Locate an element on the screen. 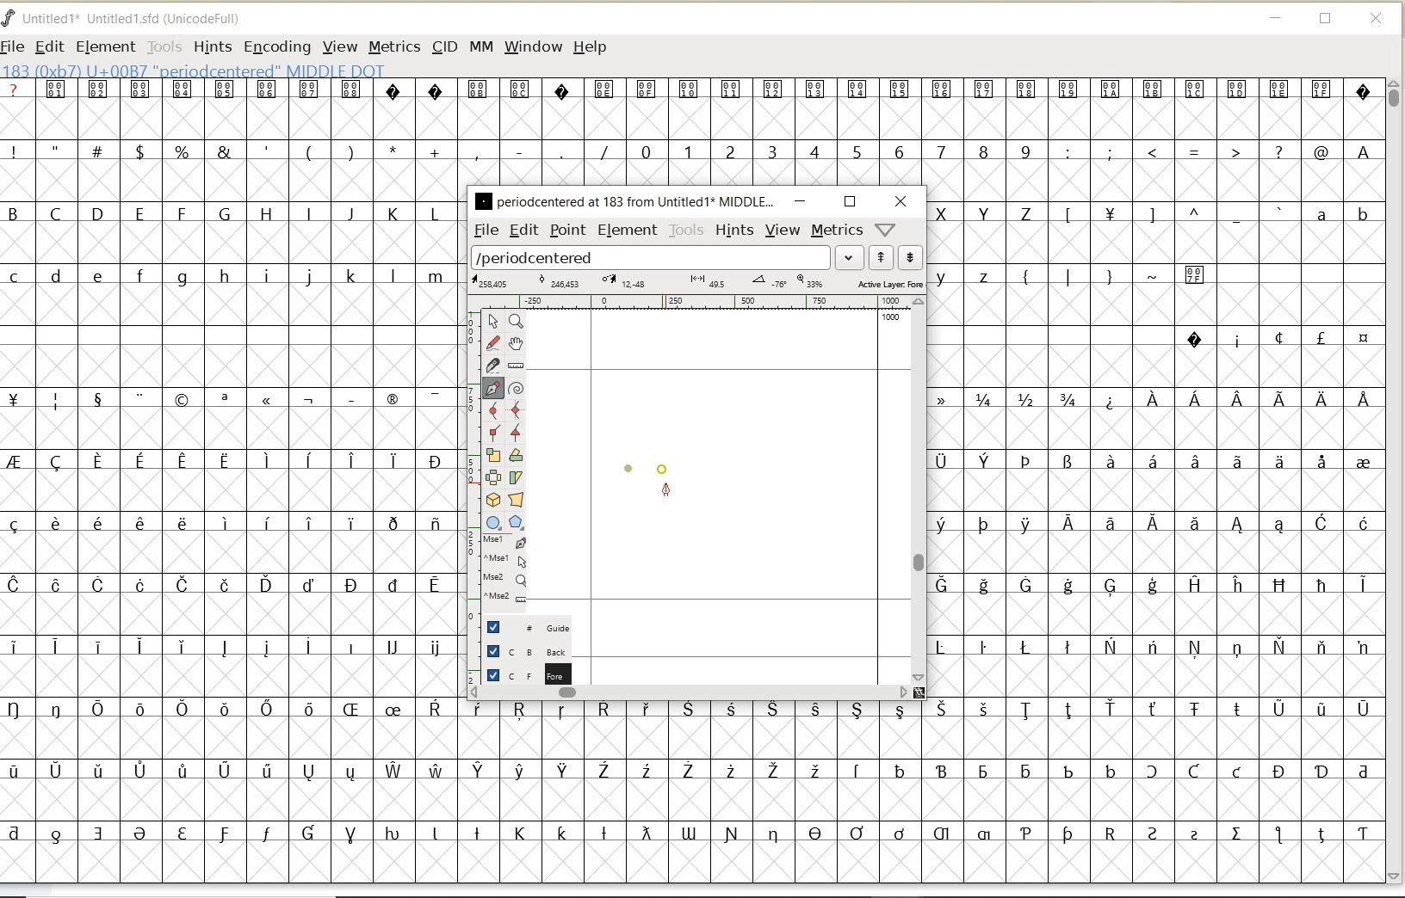  special characters is located at coordinates (1135, 282).